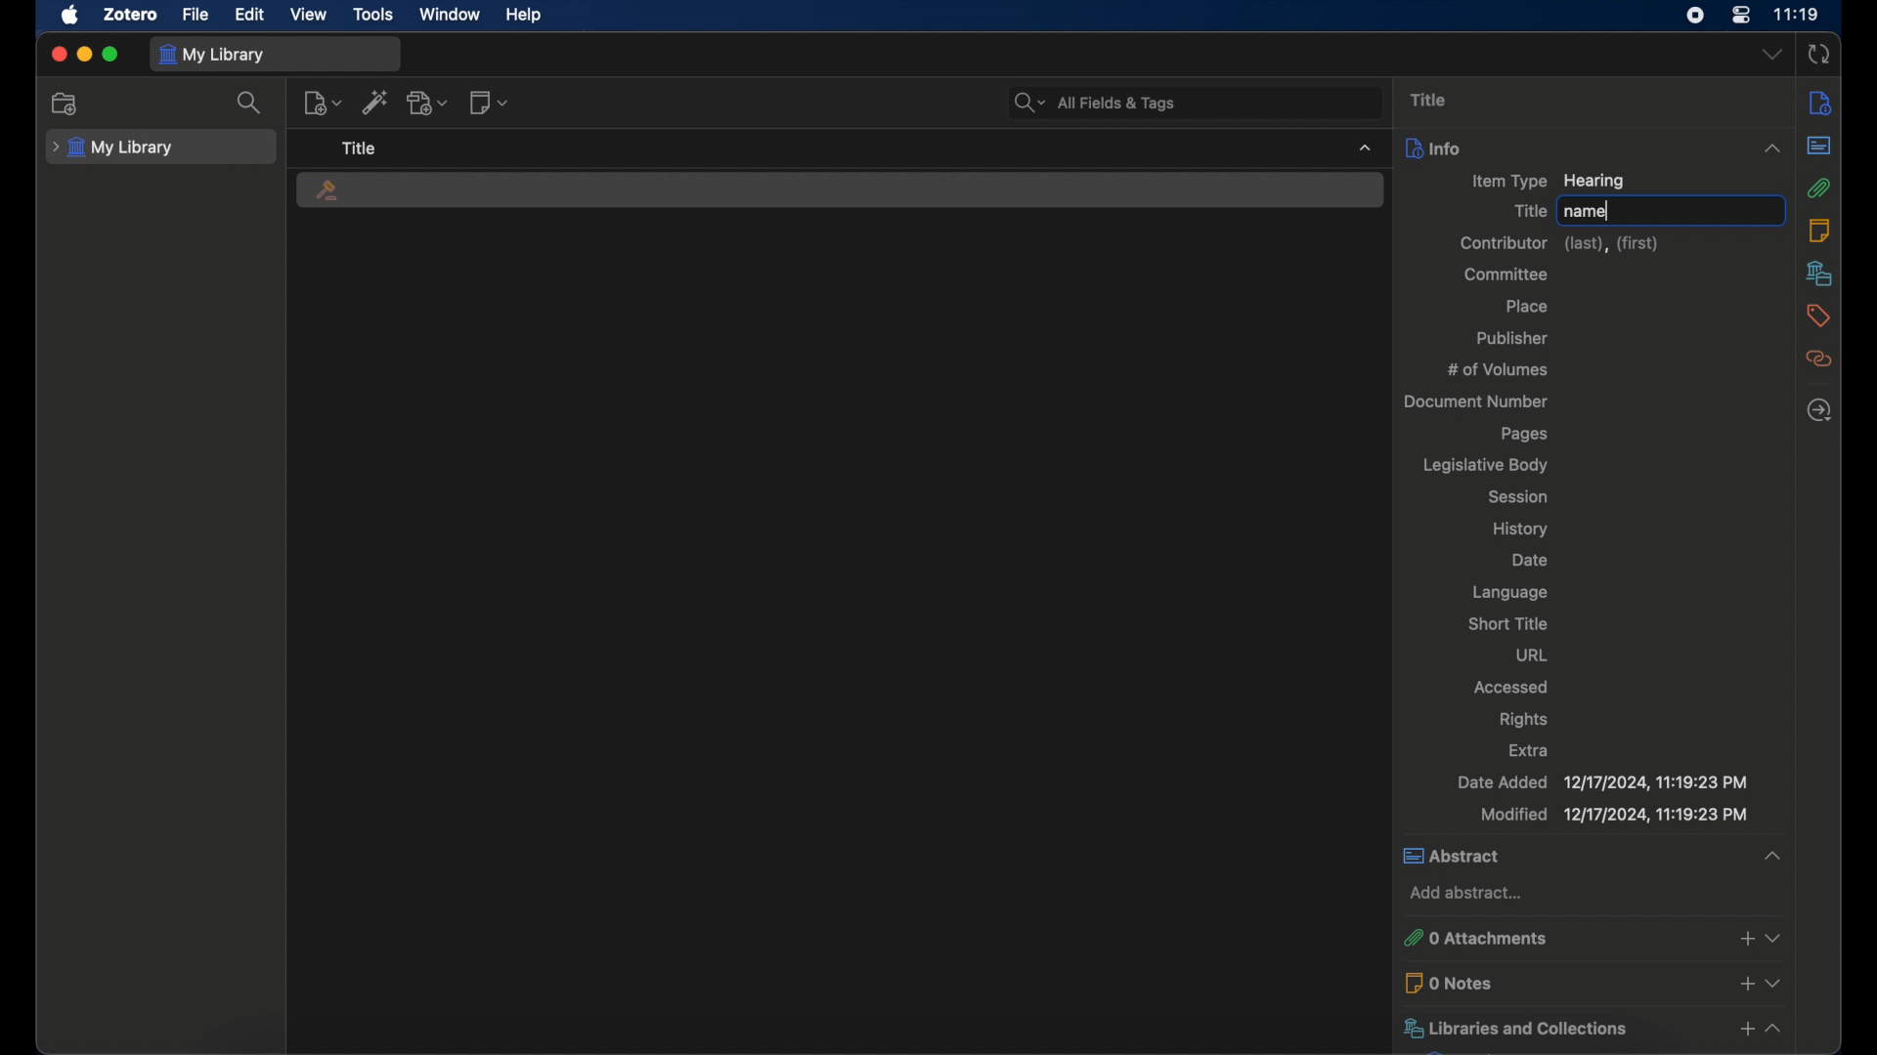 The width and height of the screenshot is (1877, 1055). What do you see at coordinates (1819, 273) in the screenshot?
I see `libraries` at bounding box center [1819, 273].